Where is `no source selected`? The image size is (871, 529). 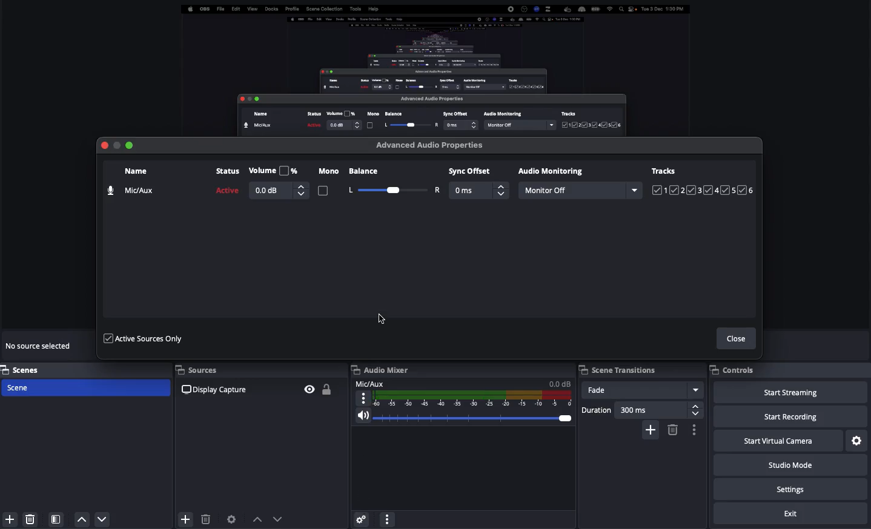 no source selected is located at coordinates (44, 345).